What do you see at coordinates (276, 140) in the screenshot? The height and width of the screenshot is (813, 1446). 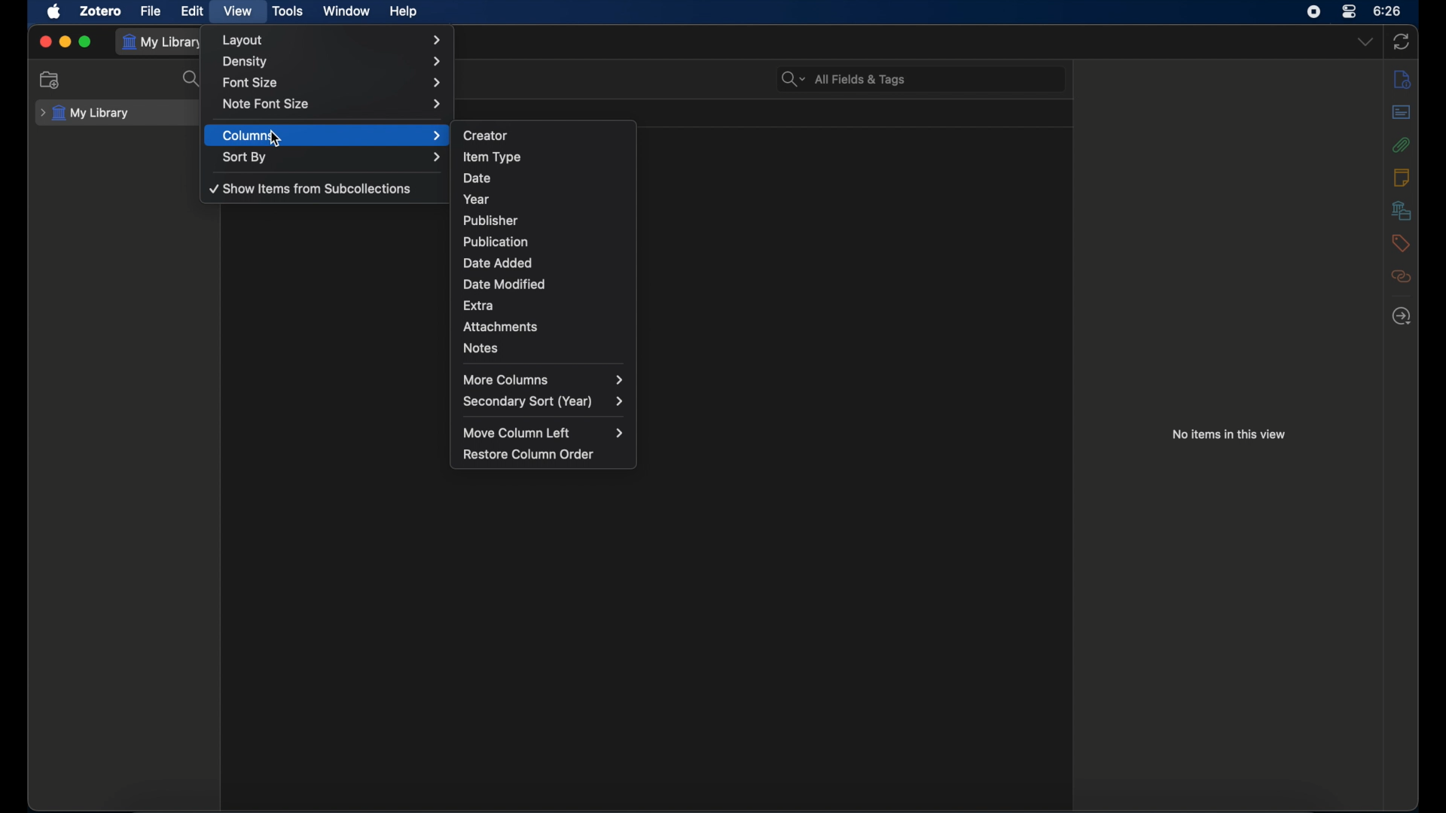 I see `cursor` at bounding box center [276, 140].